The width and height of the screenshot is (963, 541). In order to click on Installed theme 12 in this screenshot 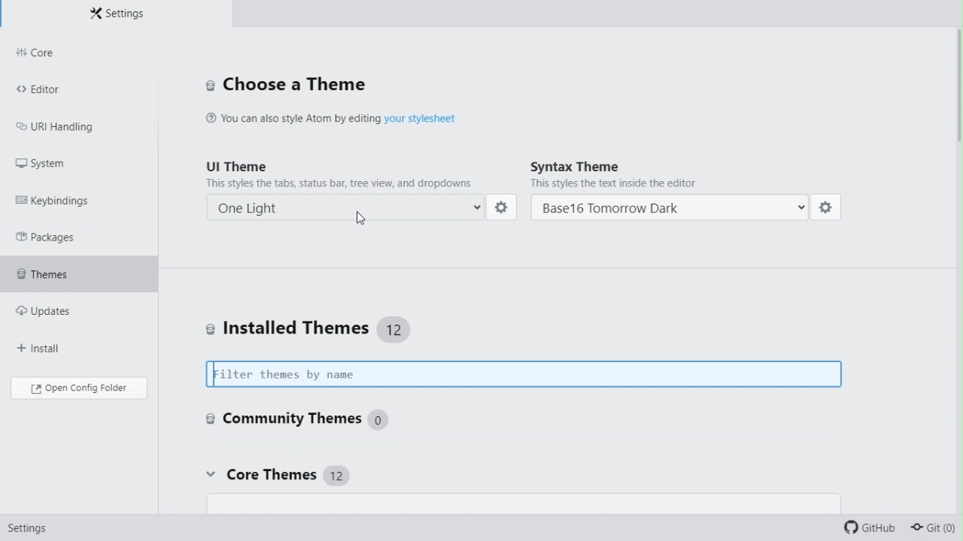, I will do `click(317, 328)`.